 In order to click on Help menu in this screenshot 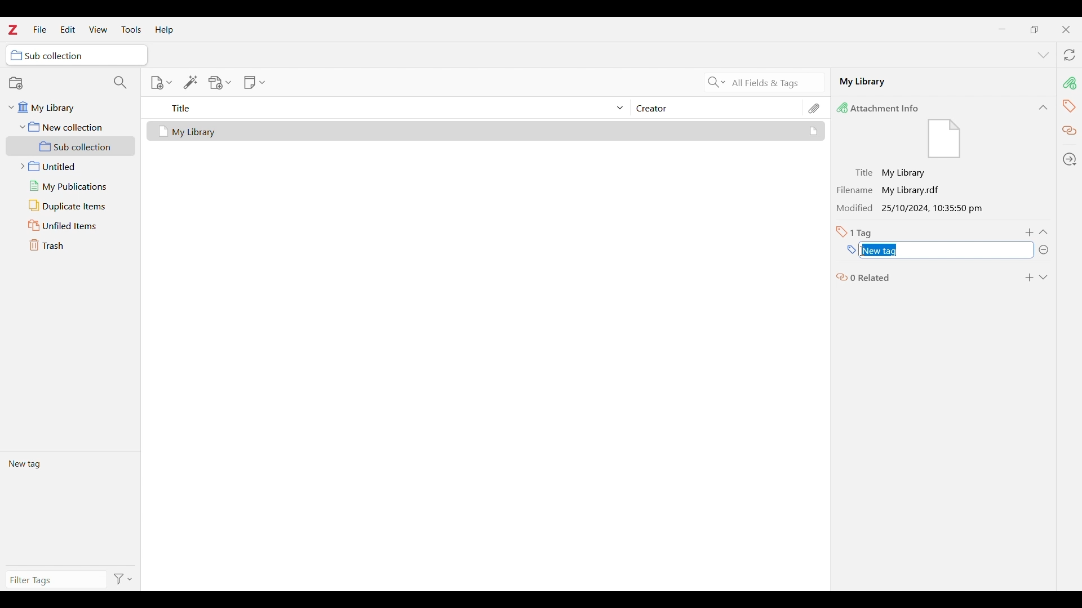, I will do `click(165, 30)`.